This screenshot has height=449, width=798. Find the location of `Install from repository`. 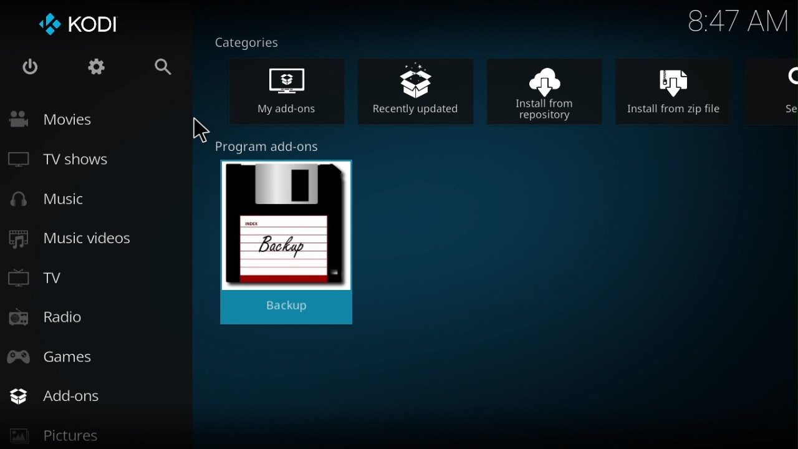

Install from repository is located at coordinates (552, 90).